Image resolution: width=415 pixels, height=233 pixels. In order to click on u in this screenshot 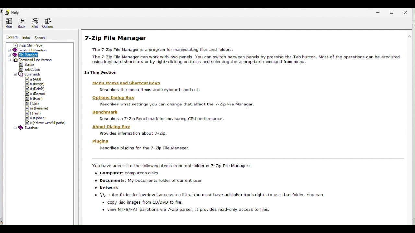, I will do `click(38, 118)`.